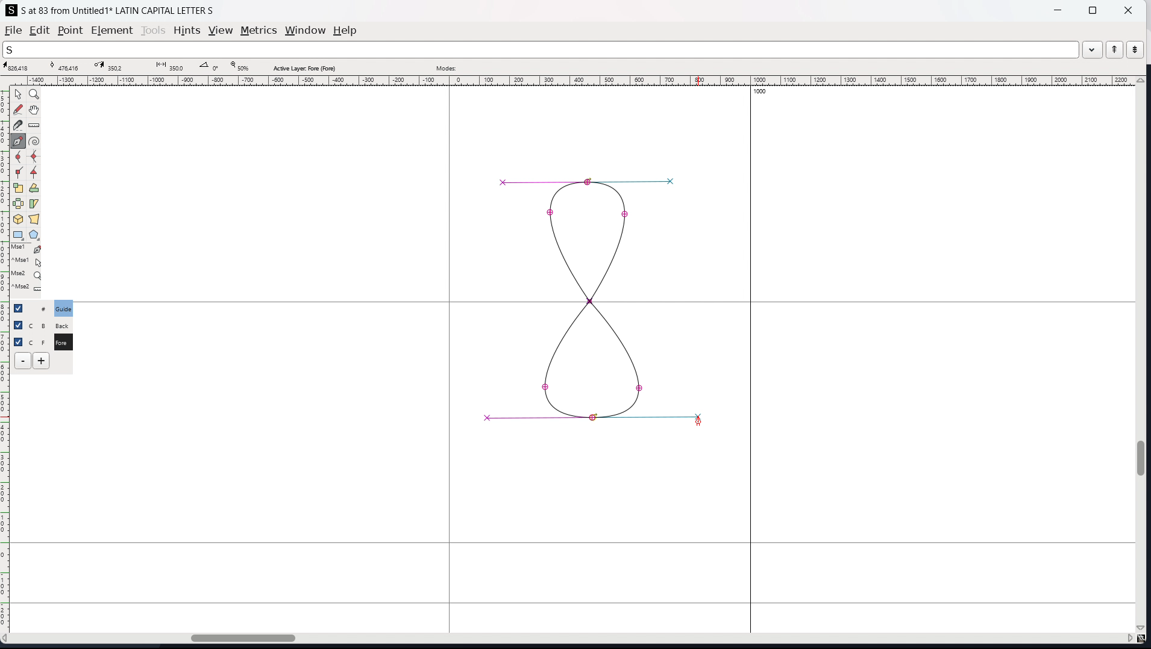 Image resolution: width=1151 pixels, height=649 pixels. Describe the element at coordinates (64, 308) in the screenshot. I see `# Guide` at that location.